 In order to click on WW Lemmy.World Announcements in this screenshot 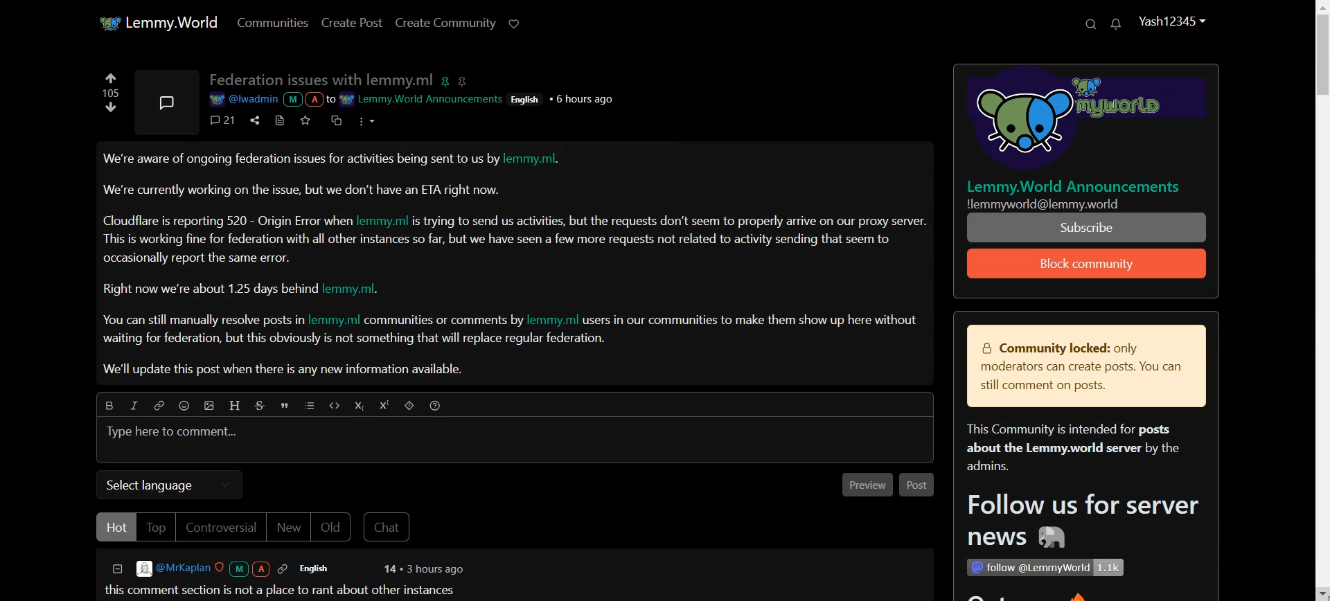, I will do `click(423, 100)`.